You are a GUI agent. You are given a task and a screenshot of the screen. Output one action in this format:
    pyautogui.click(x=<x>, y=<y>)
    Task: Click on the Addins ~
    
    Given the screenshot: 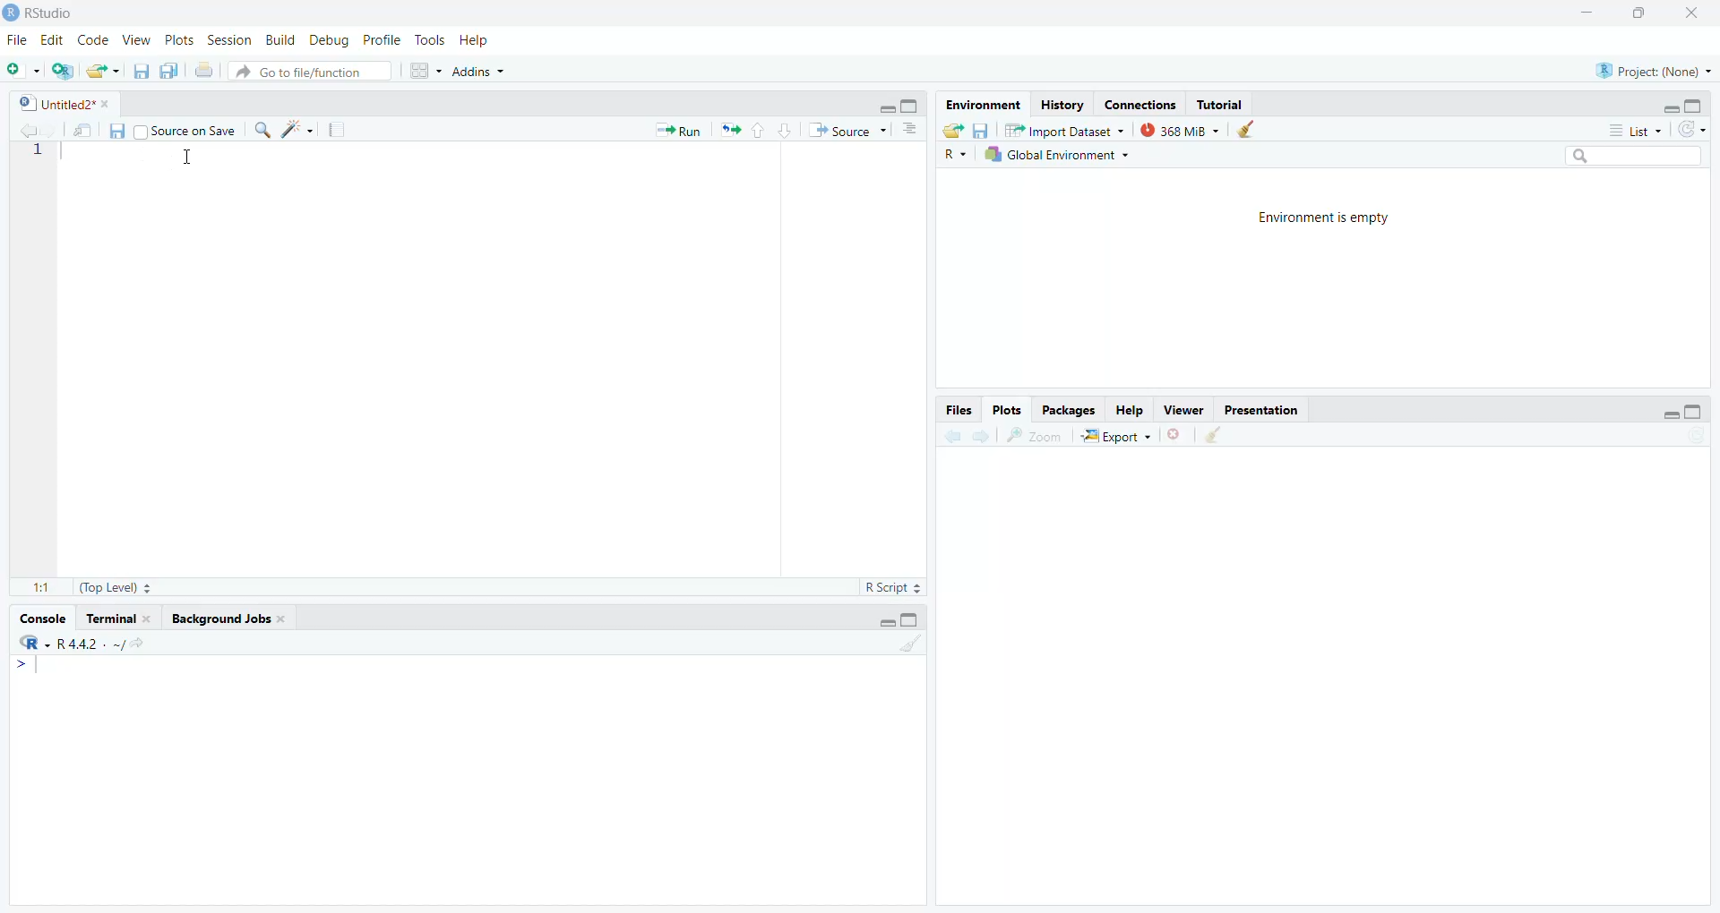 What is the action you would take?
    pyautogui.click(x=483, y=73)
    